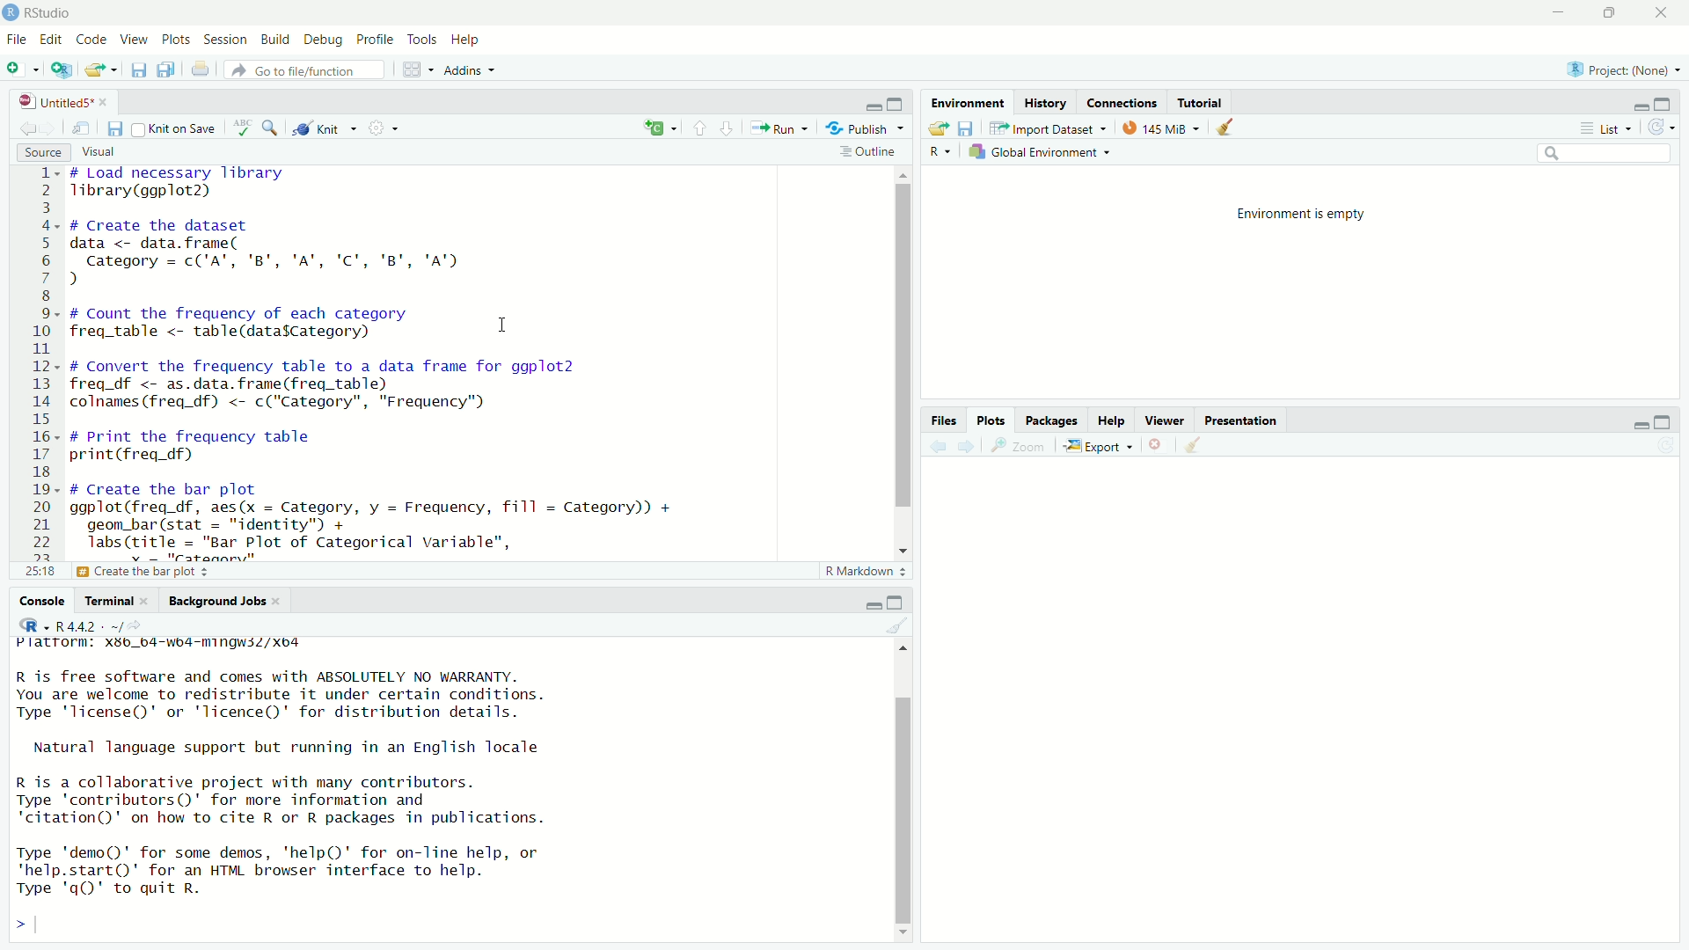  What do you see at coordinates (98, 152) in the screenshot?
I see `visual` at bounding box center [98, 152].